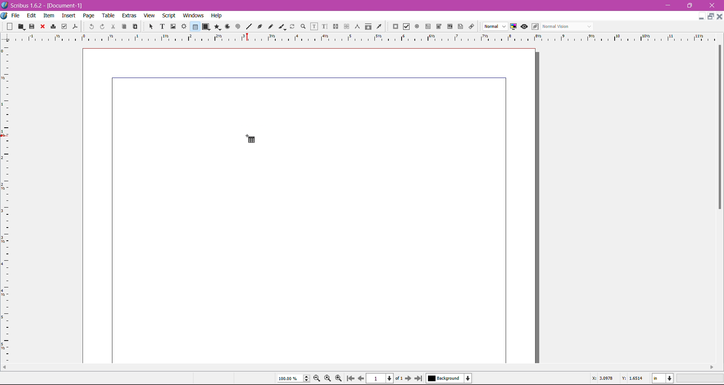 This screenshot has width=724, height=385. I want to click on Zoom to 100%, so click(328, 379).